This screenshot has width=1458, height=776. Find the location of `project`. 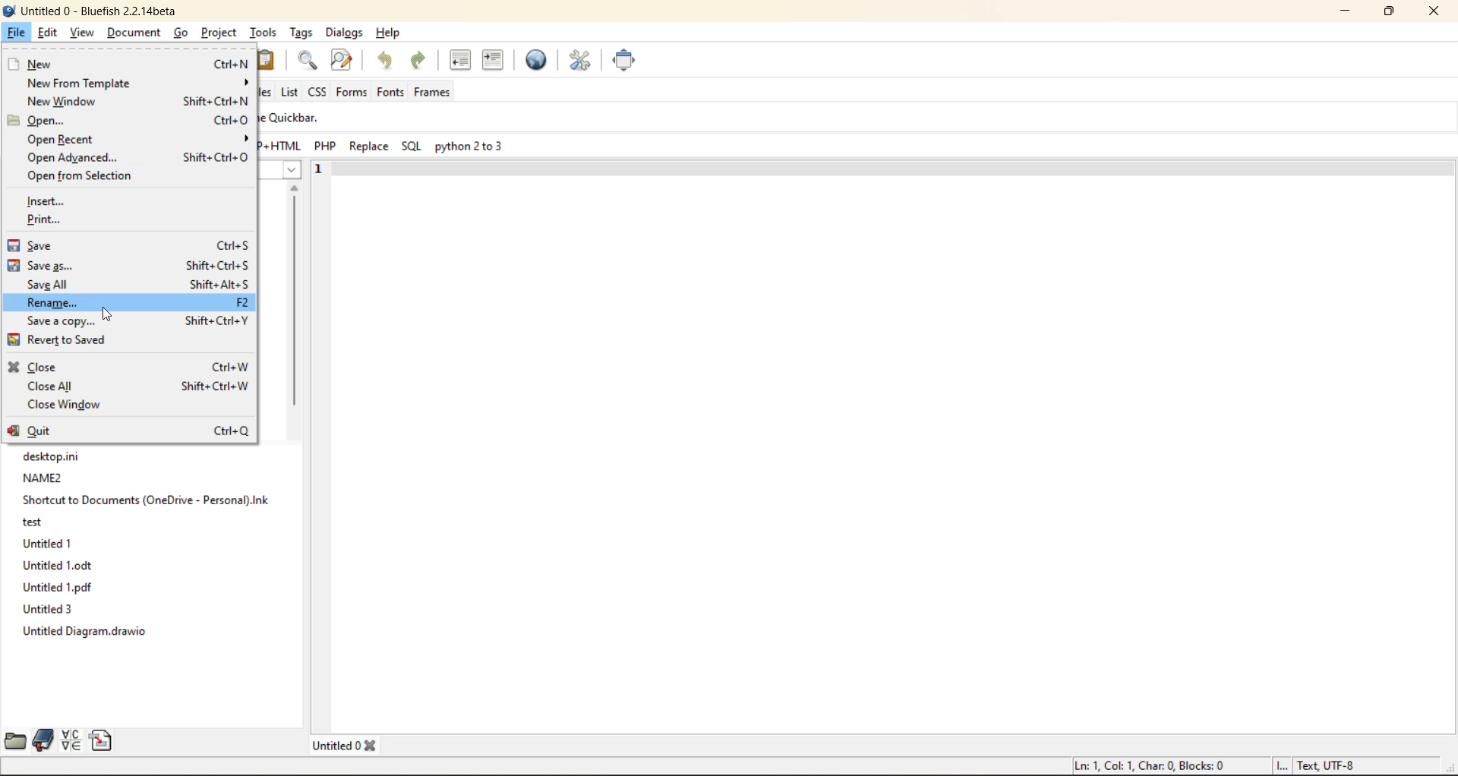

project is located at coordinates (222, 34).